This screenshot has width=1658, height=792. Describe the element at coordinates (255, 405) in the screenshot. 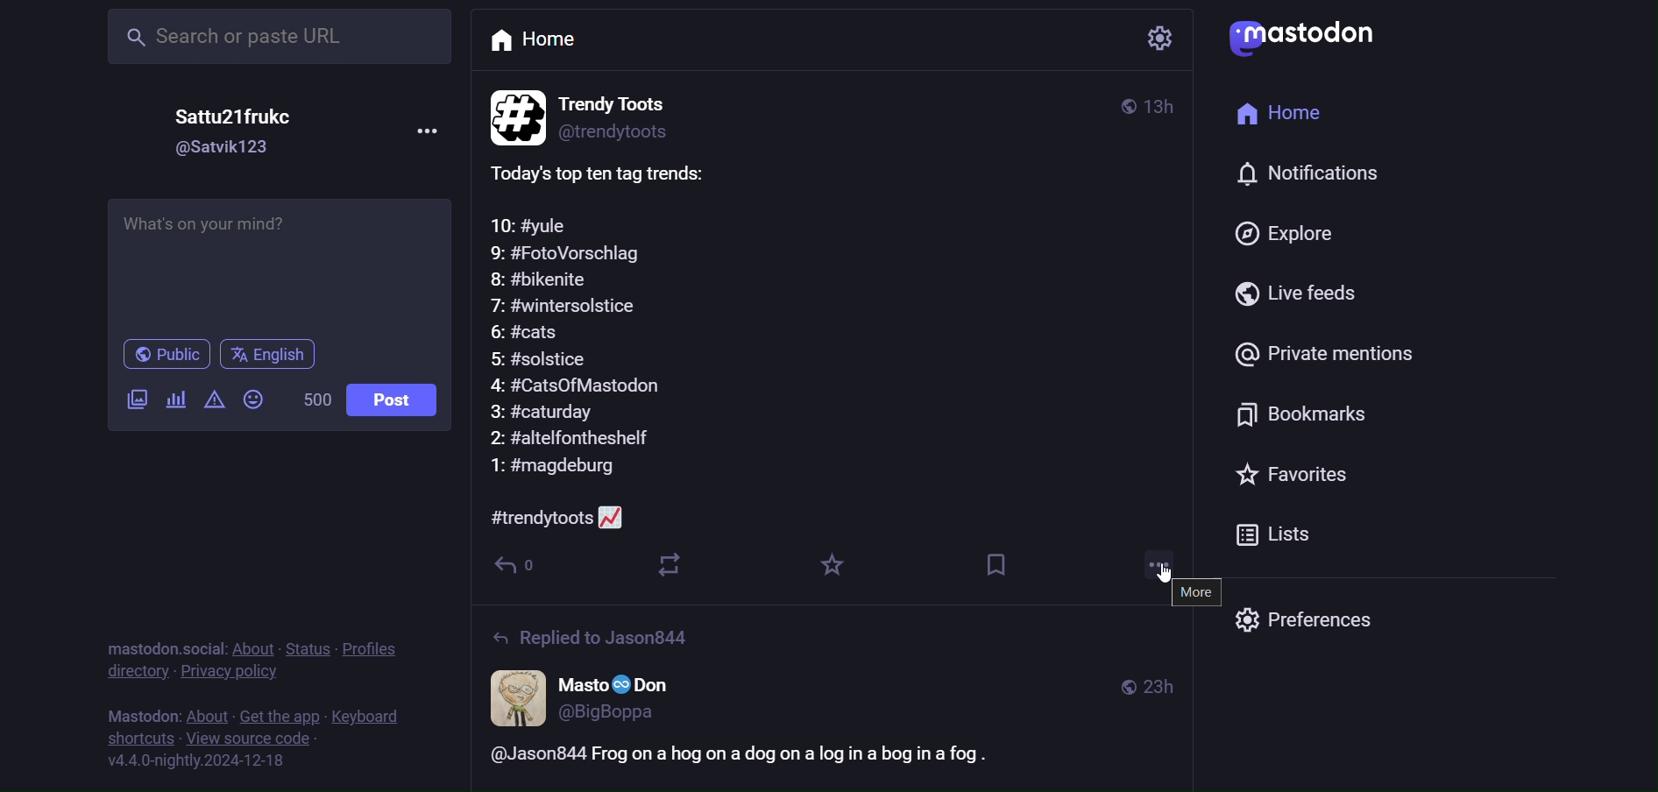

I see `emoji` at that location.